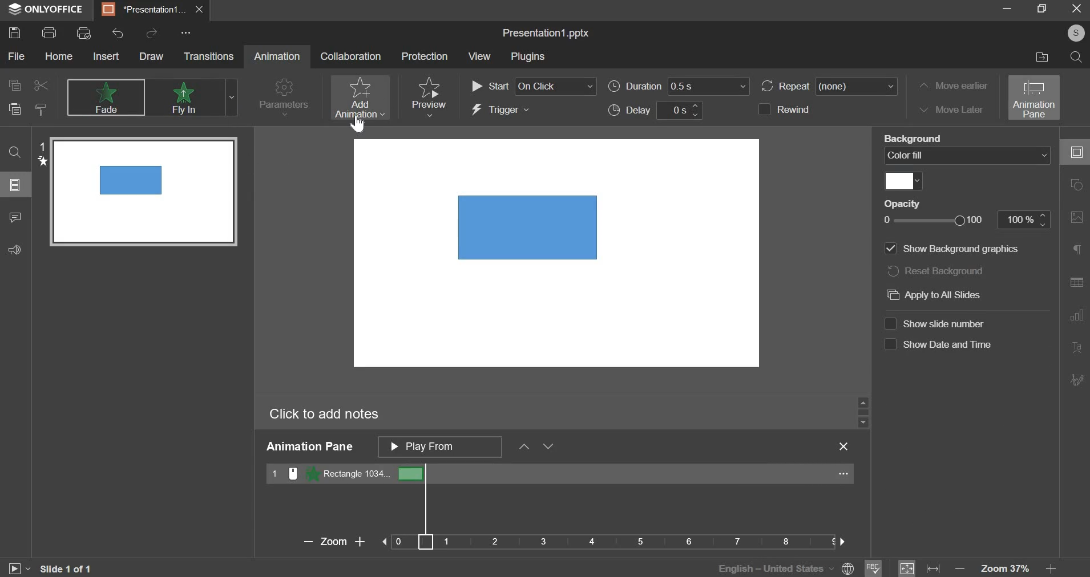 This screenshot has width=1090, height=577. Describe the element at coordinates (1039, 10) in the screenshot. I see `maximize` at that location.